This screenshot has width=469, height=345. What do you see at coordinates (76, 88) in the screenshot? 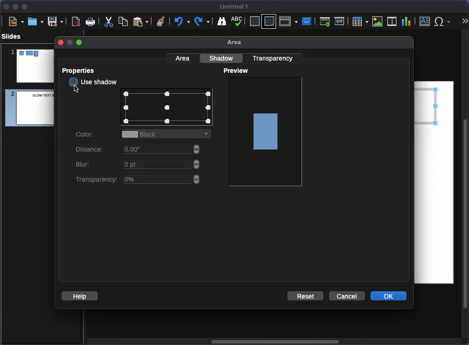
I see `cursor` at bounding box center [76, 88].